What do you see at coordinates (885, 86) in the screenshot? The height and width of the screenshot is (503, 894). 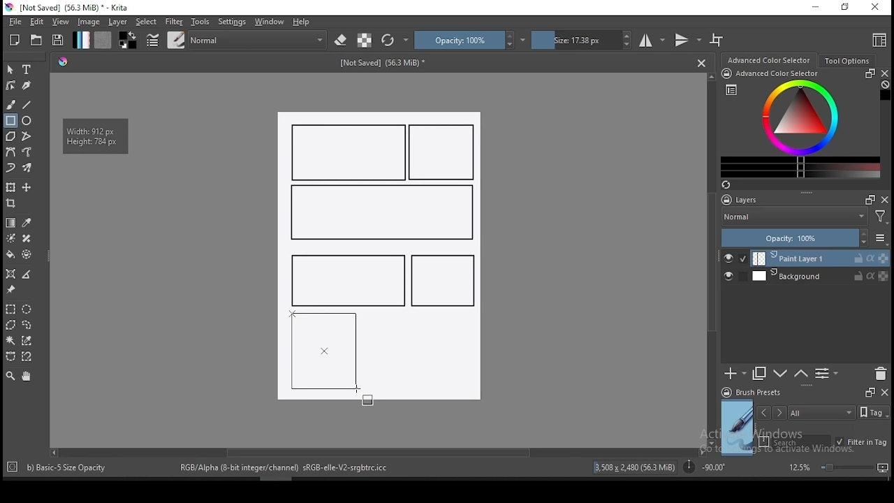 I see `Clear` at bounding box center [885, 86].